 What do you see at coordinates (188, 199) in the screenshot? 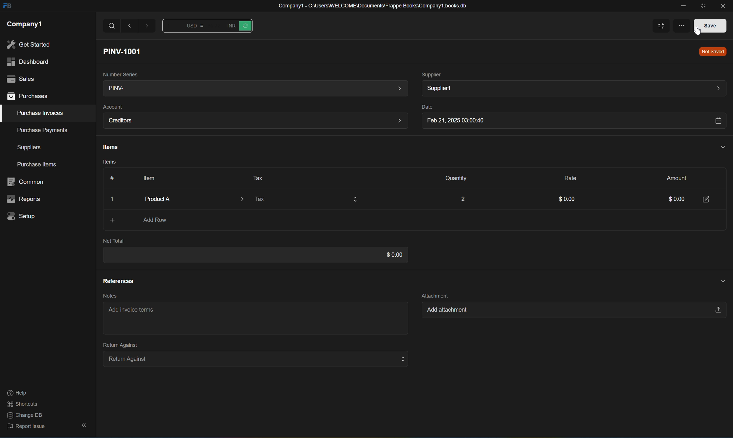
I see `Product A` at bounding box center [188, 199].